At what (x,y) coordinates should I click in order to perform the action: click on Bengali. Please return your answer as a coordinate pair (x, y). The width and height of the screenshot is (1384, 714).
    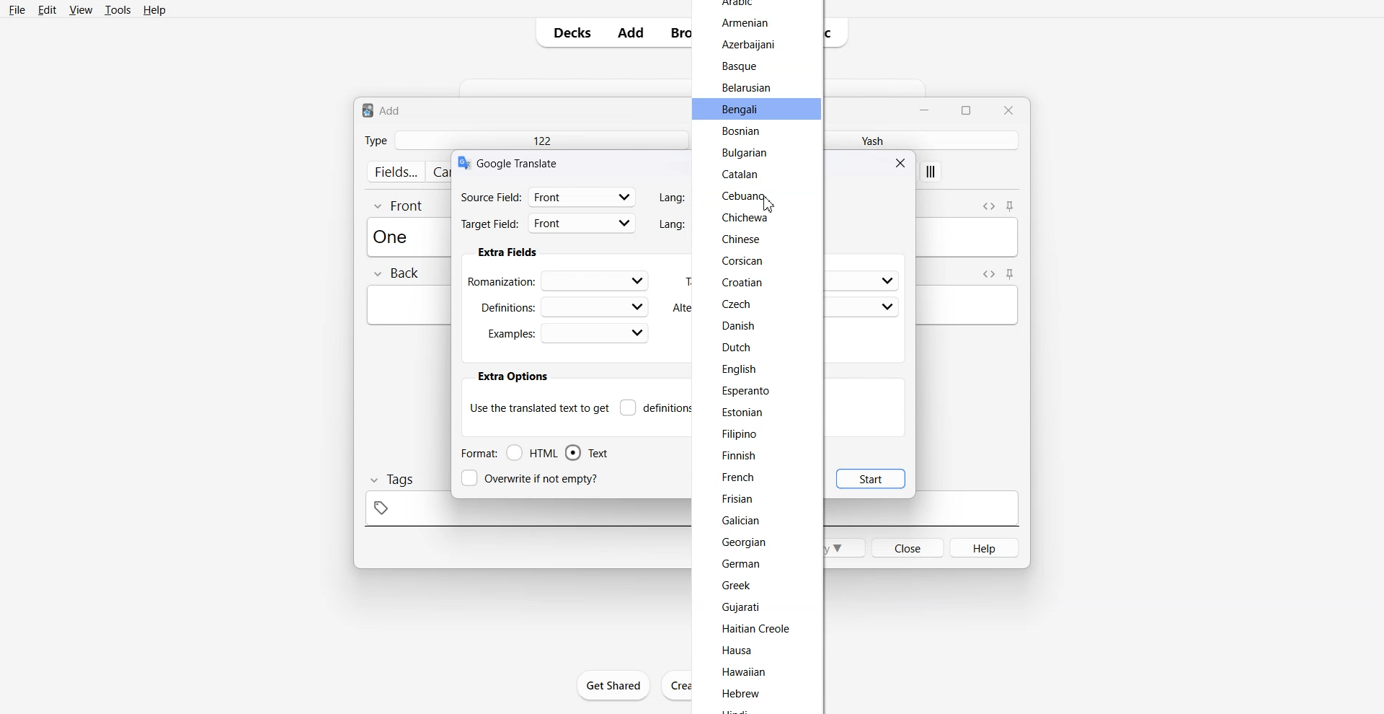
    Looking at the image, I should click on (742, 110).